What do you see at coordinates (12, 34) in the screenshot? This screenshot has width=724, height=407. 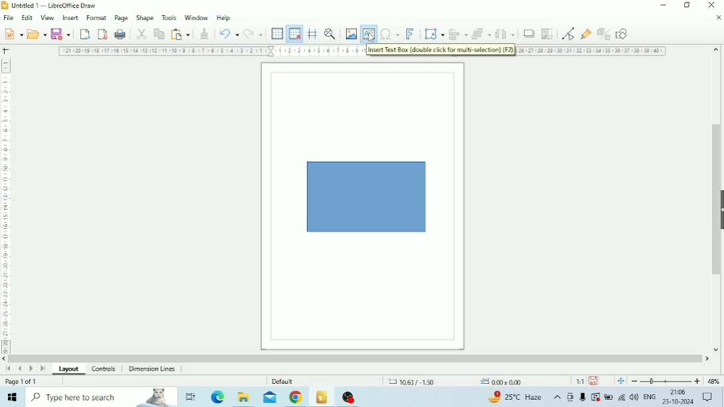 I see `New` at bounding box center [12, 34].